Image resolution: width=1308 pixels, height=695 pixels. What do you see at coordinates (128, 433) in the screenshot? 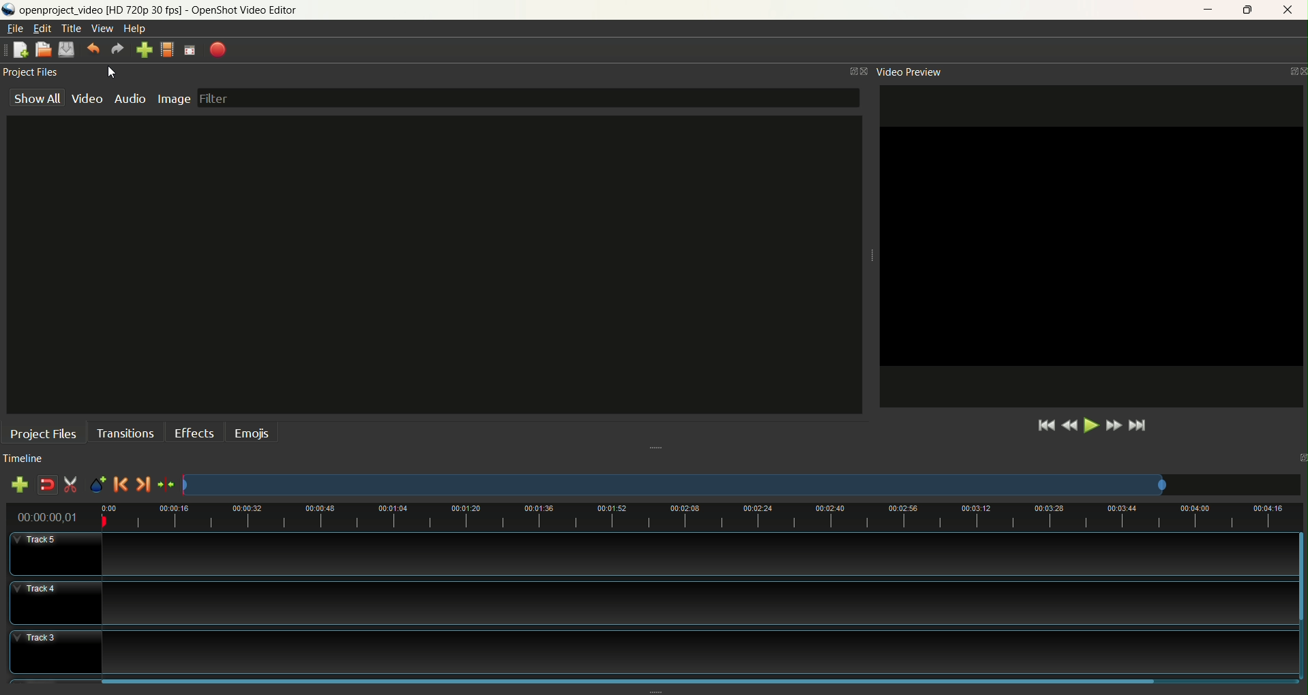
I see `transitions` at bounding box center [128, 433].